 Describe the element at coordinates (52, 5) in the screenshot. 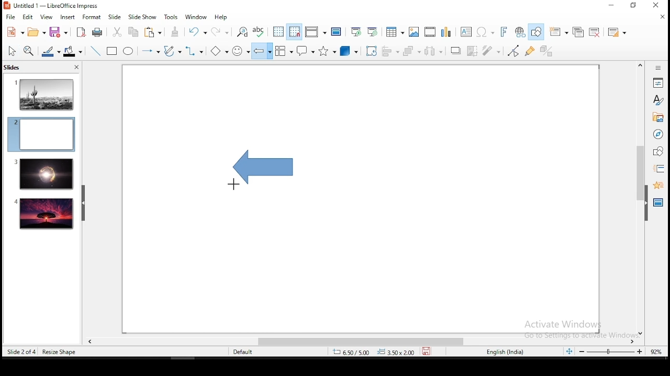

I see `window name` at that location.